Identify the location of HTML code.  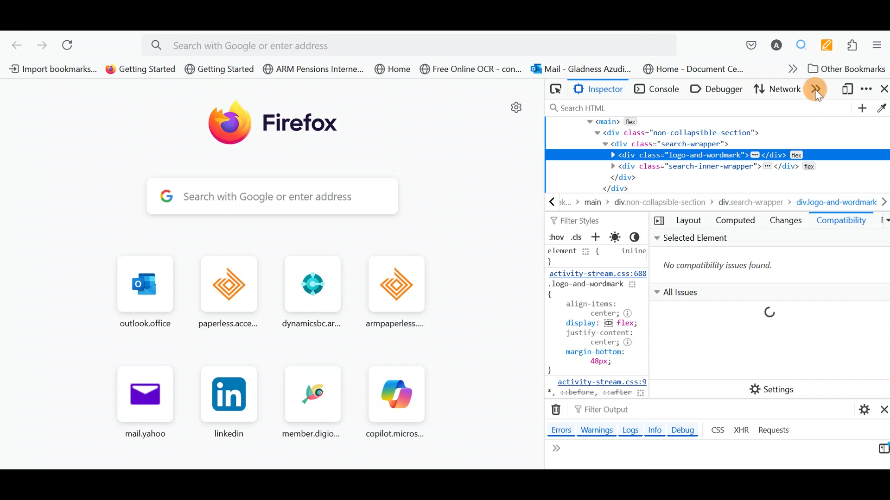
(595, 322).